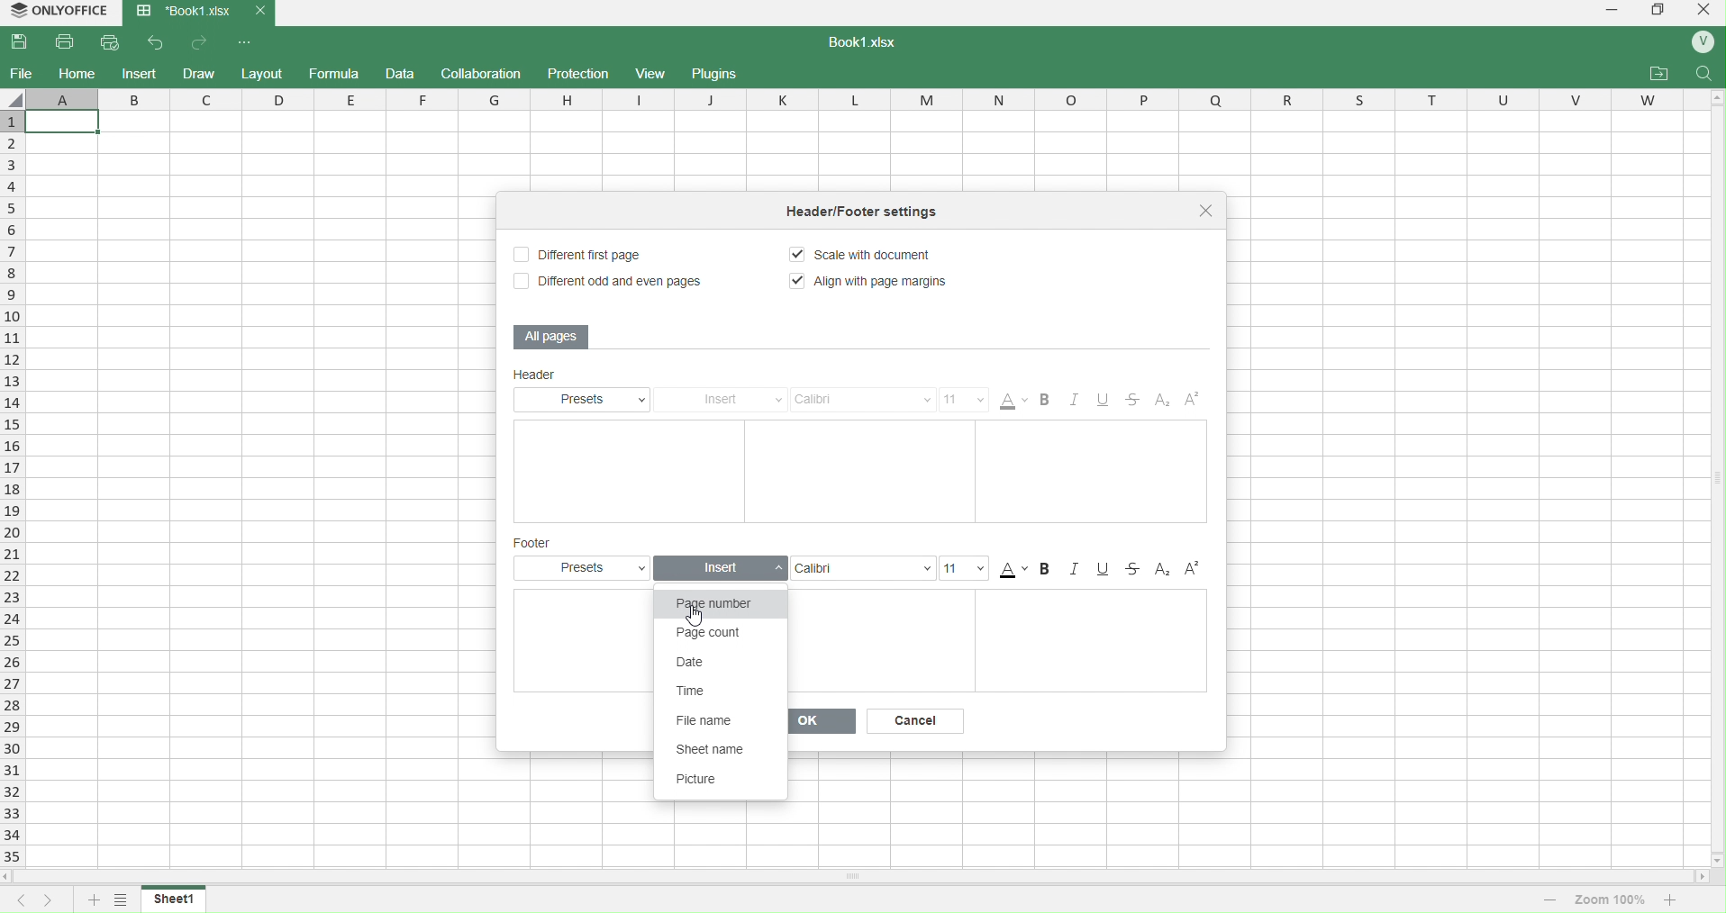 This screenshot has height=913, width=1726. Describe the element at coordinates (1703, 43) in the screenshot. I see `profile` at that location.